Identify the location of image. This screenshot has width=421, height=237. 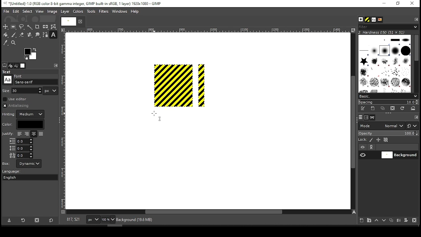
(52, 12).